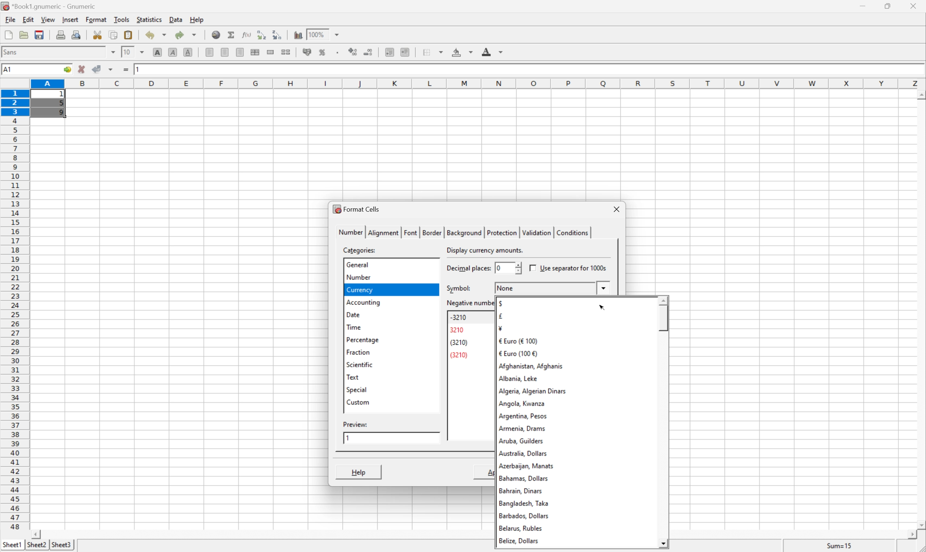 The height and width of the screenshot is (552, 926). I want to click on underline, so click(189, 52).